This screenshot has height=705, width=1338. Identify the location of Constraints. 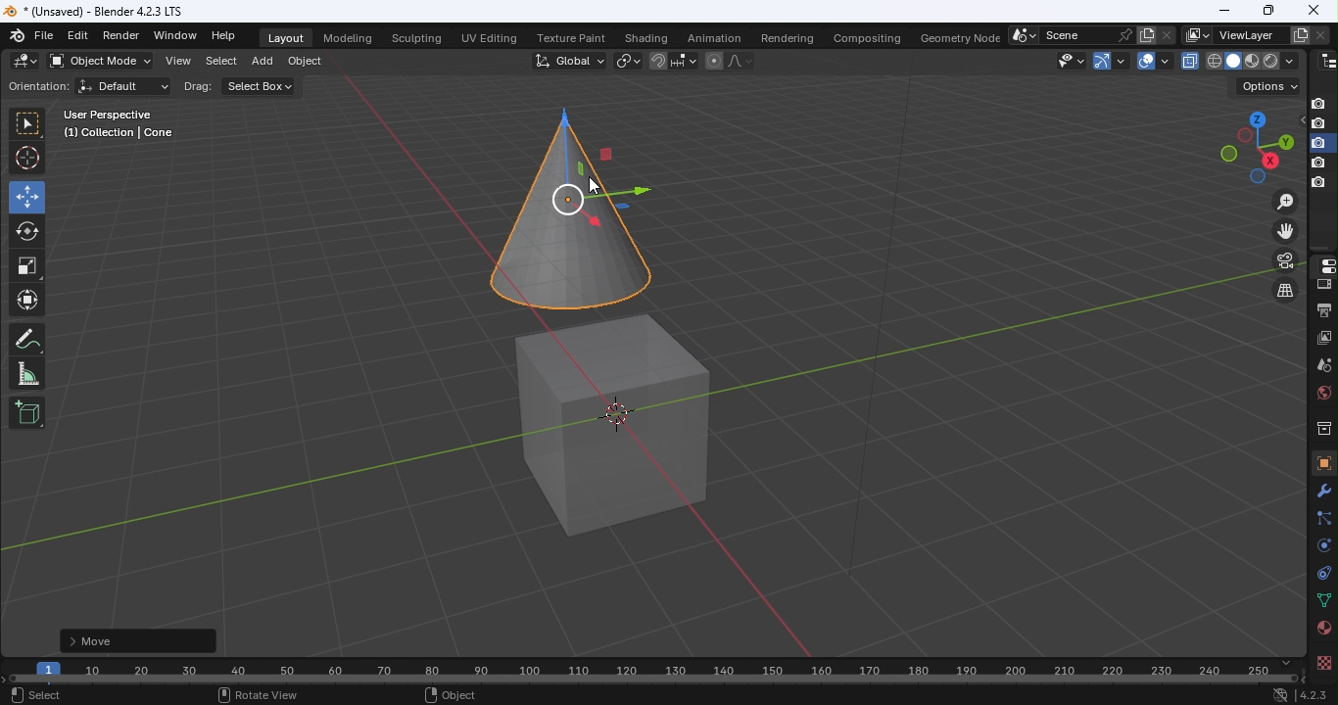
(1320, 572).